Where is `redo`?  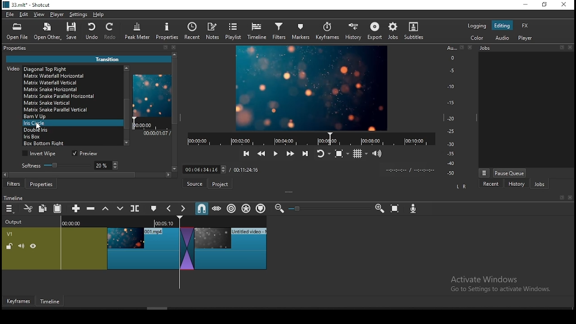 redo is located at coordinates (112, 32).